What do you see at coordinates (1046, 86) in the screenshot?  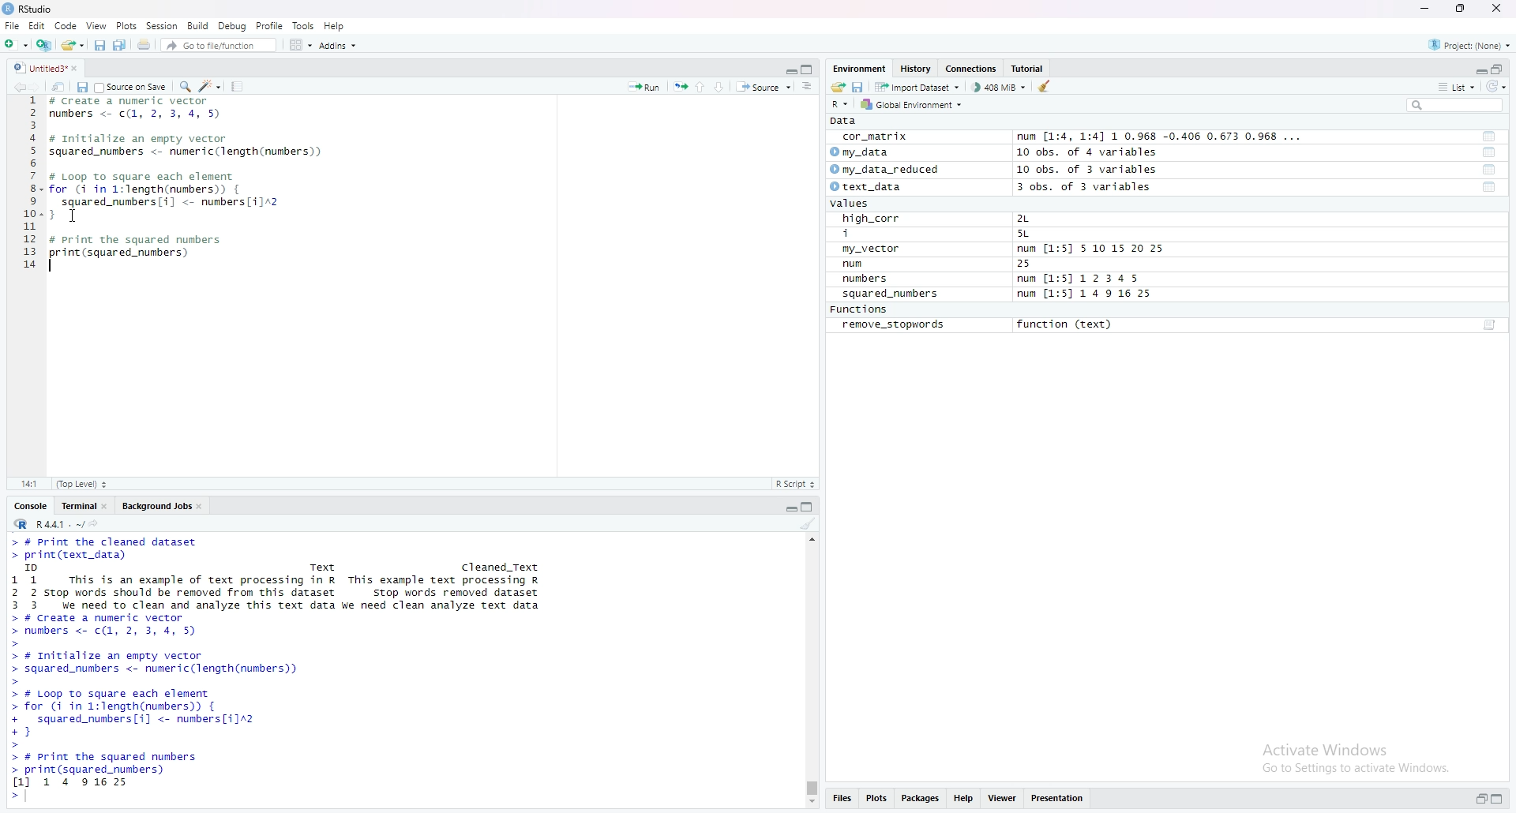 I see `clear objects` at bounding box center [1046, 86].